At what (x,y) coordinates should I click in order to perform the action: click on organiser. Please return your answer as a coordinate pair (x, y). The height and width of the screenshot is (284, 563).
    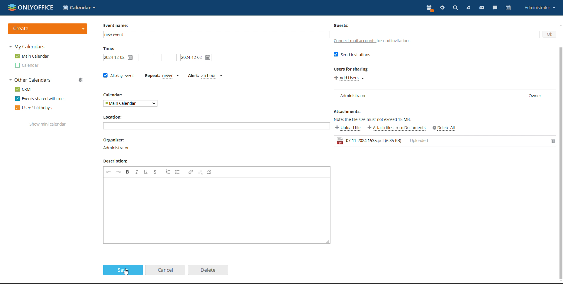
    Looking at the image, I should click on (119, 148).